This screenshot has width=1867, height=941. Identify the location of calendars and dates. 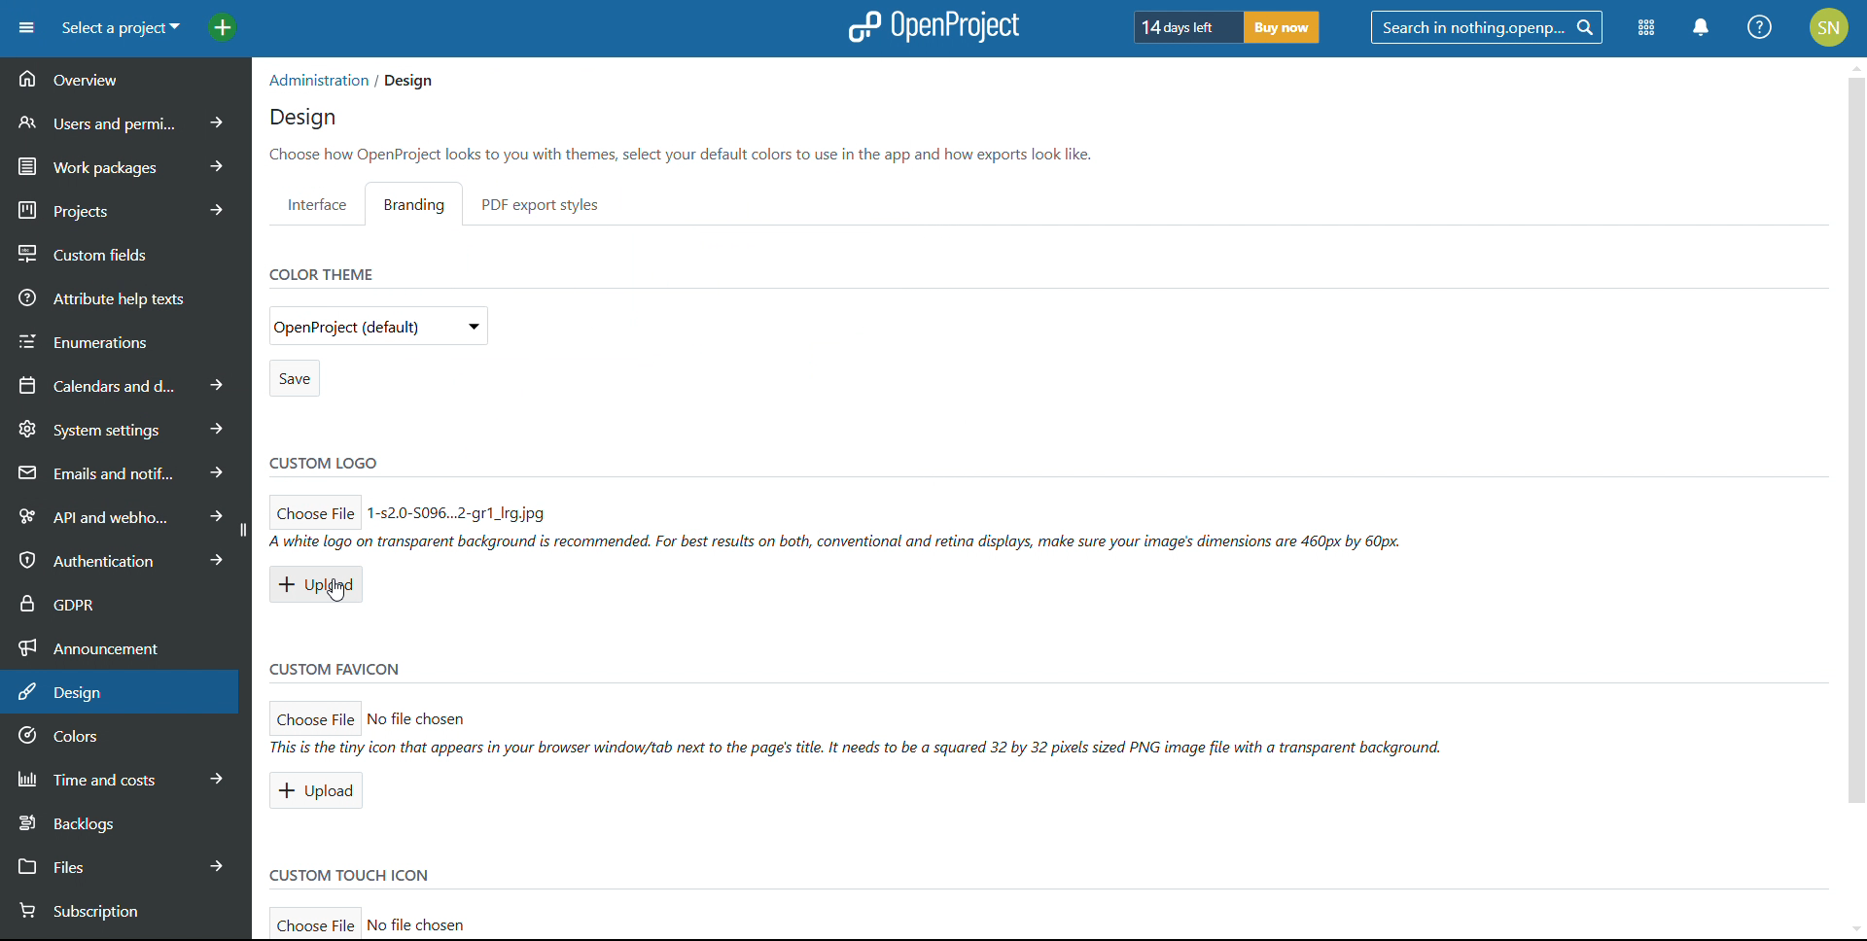
(123, 384).